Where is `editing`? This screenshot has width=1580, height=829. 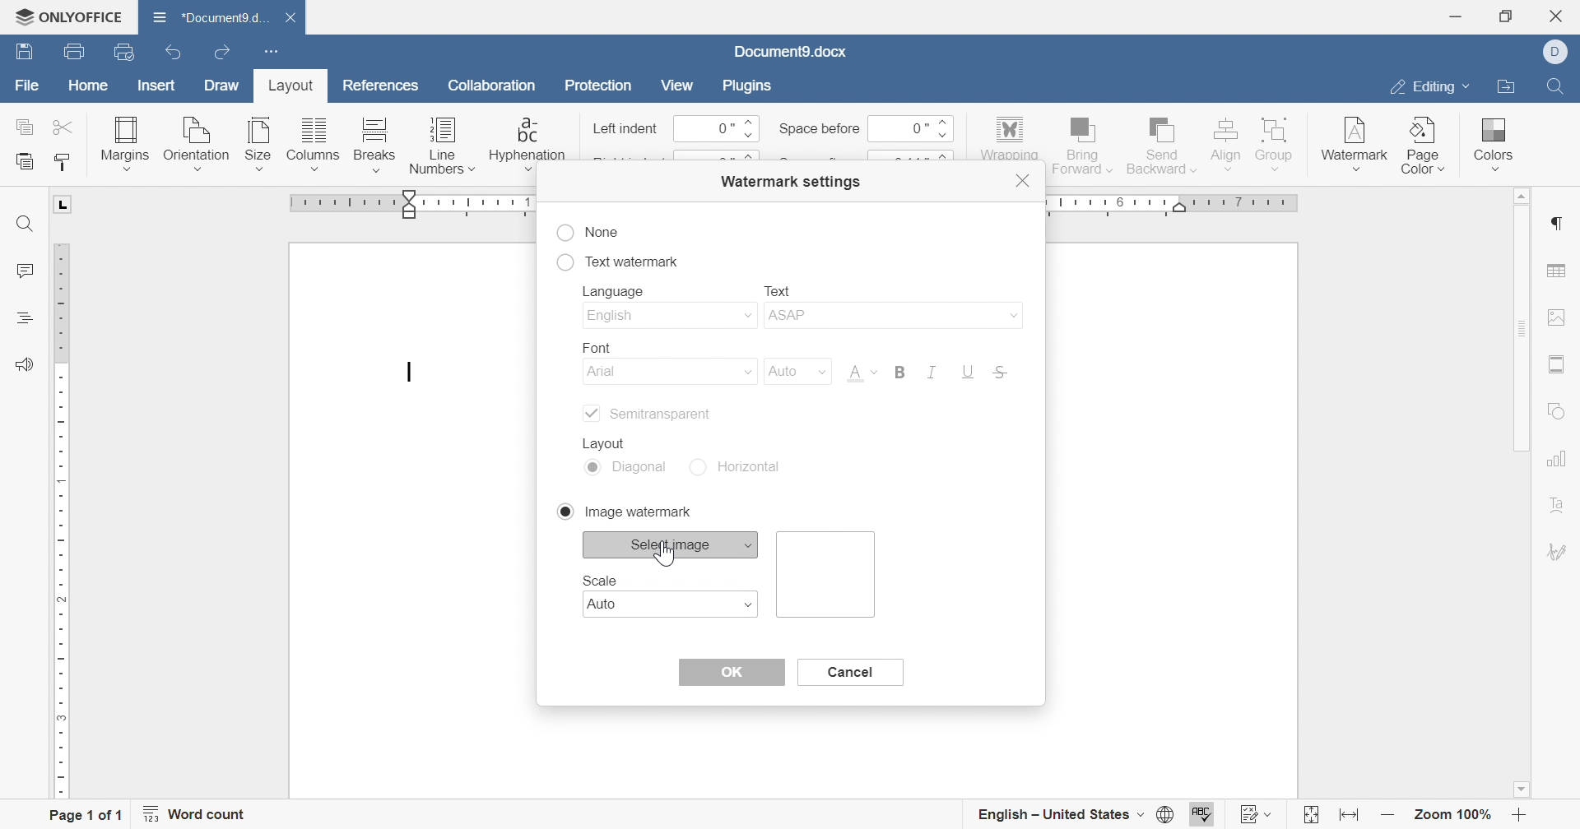
editing is located at coordinates (1426, 90).